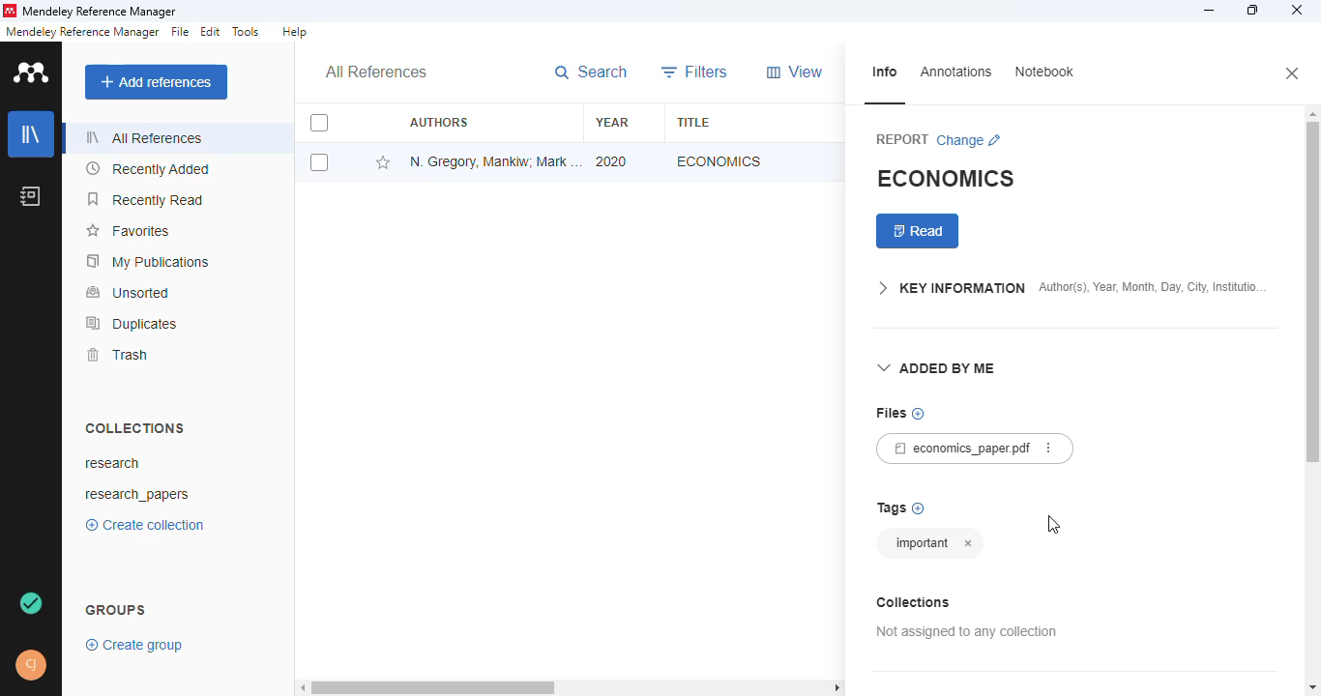 This screenshot has height=696, width=1321. What do you see at coordinates (890, 413) in the screenshot?
I see `files` at bounding box center [890, 413].